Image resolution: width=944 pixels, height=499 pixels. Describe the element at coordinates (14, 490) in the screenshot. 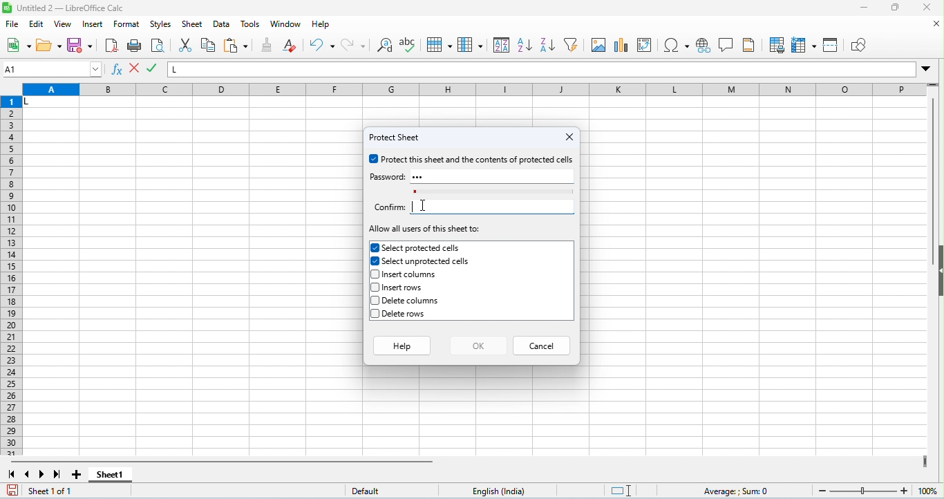

I see `save` at that location.